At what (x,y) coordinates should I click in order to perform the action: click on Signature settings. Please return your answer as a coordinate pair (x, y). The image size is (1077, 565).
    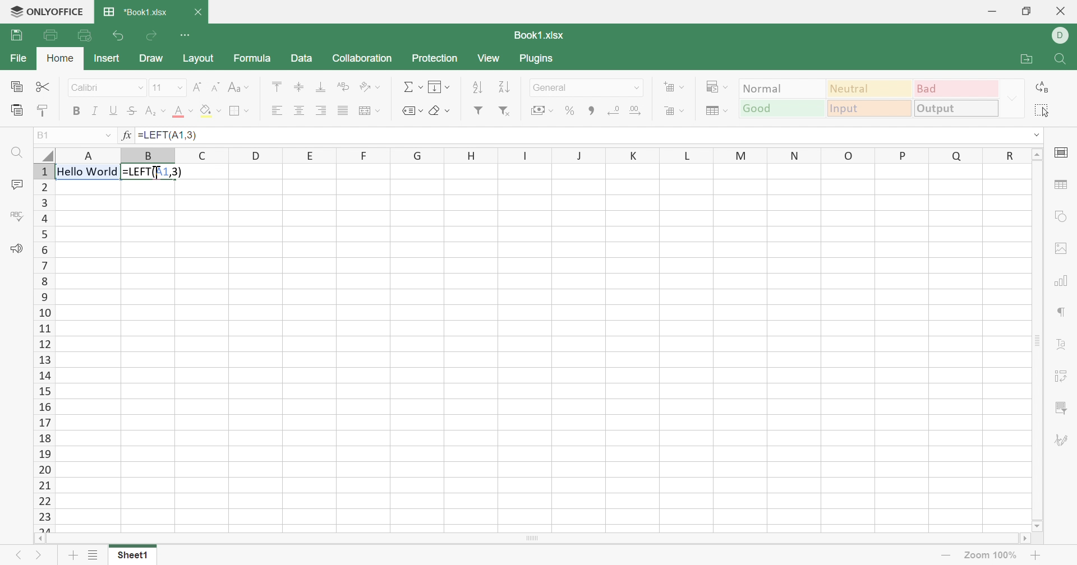
    Looking at the image, I should click on (1059, 439).